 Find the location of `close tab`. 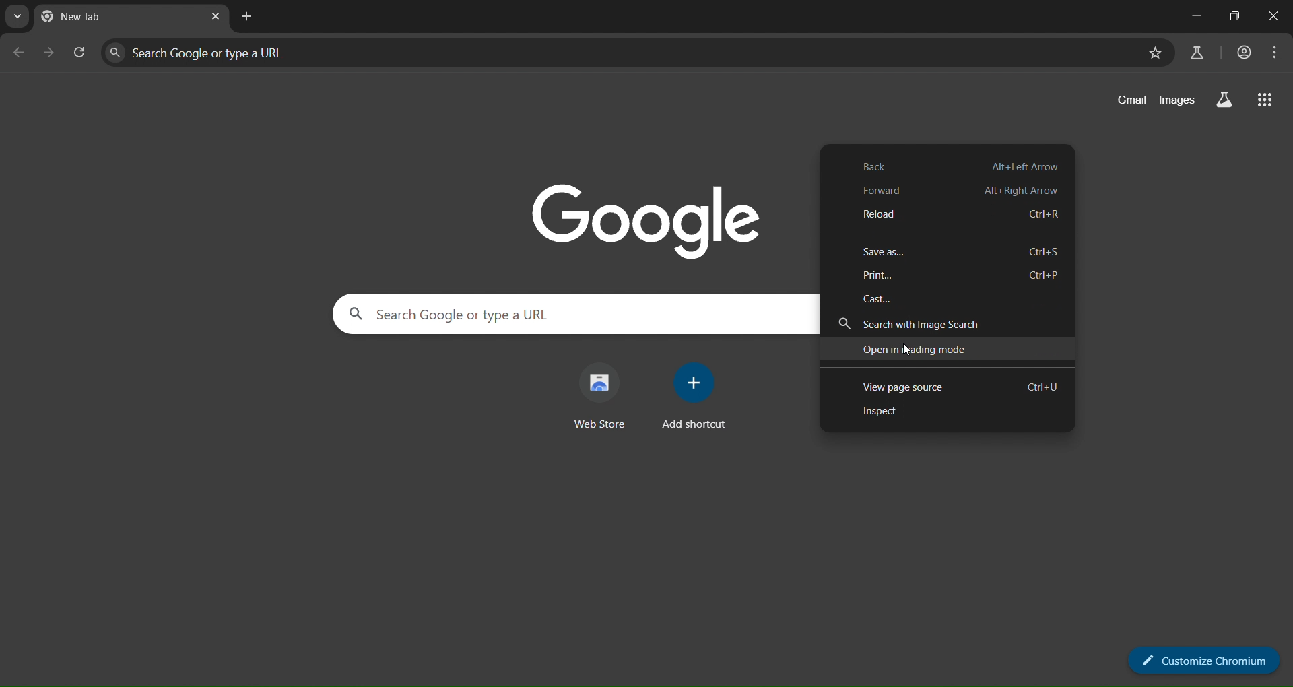

close tab is located at coordinates (215, 18).